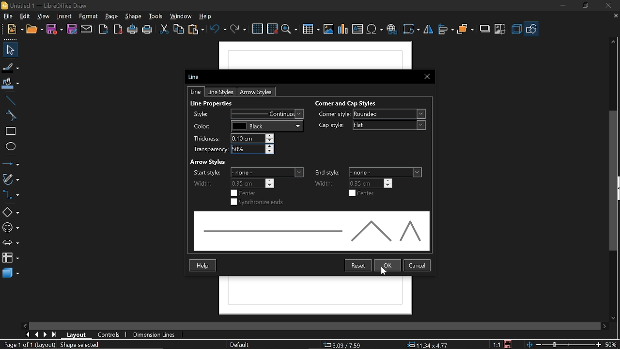 The height and width of the screenshot is (349, 620). I want to click on layout, so click(78, 335).